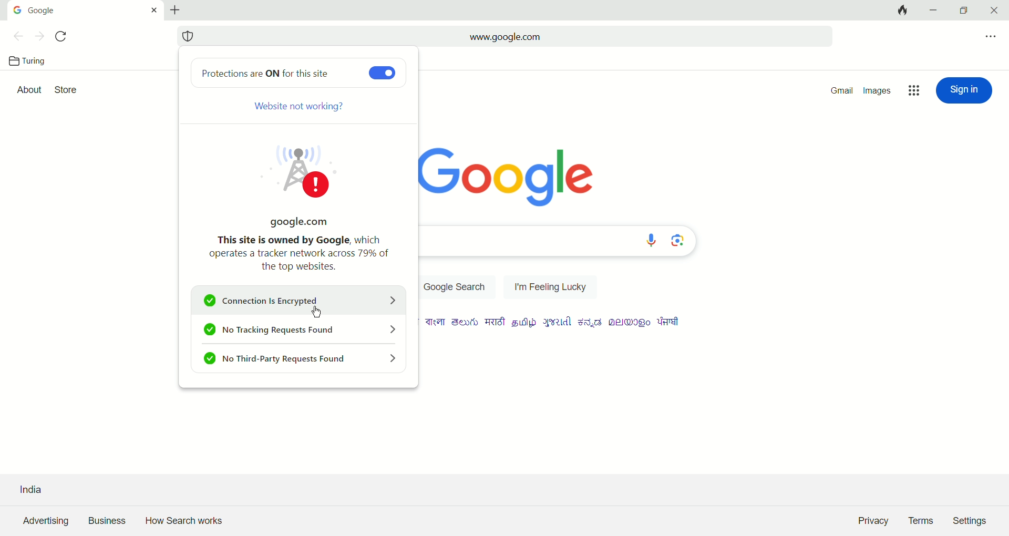 This screenshot has height=536, width=1009. What do you see at coordinates (295, 243) in the screenshot?
I see `google.com
This site is owned by Google, which
operates a tracker network across 79% of
the top websites.` at bounding box center [295, 243].